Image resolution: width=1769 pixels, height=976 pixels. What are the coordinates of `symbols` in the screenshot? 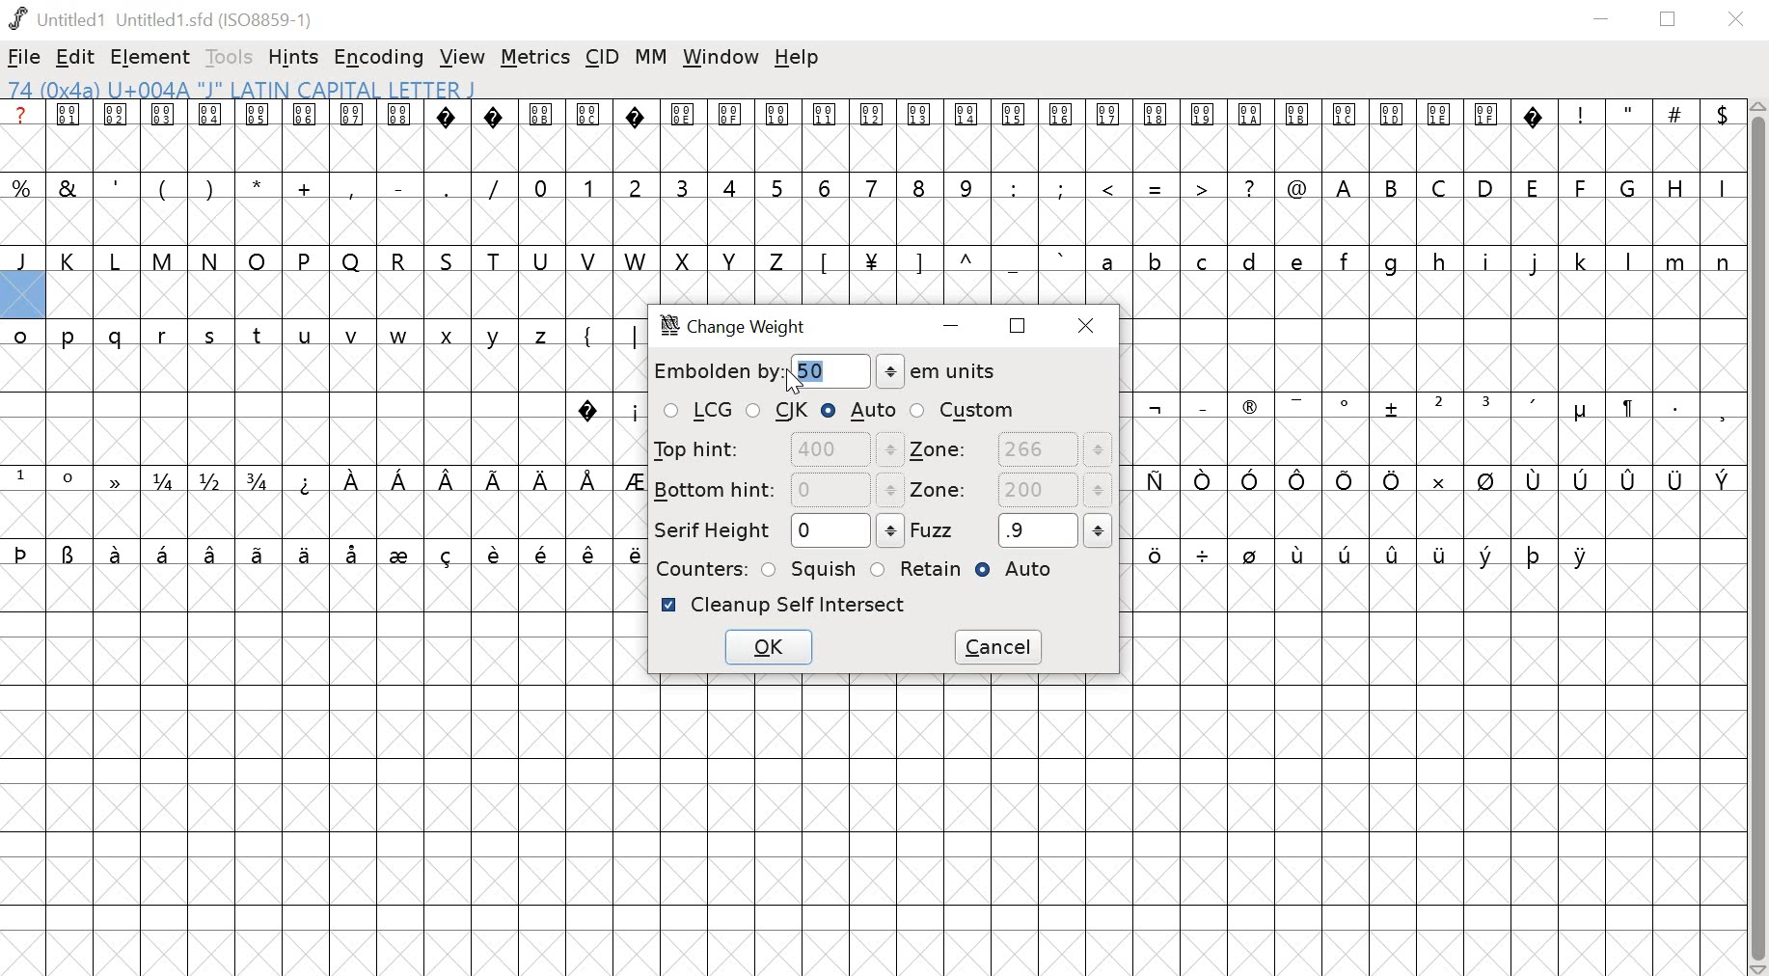 It's located at (325, 553).